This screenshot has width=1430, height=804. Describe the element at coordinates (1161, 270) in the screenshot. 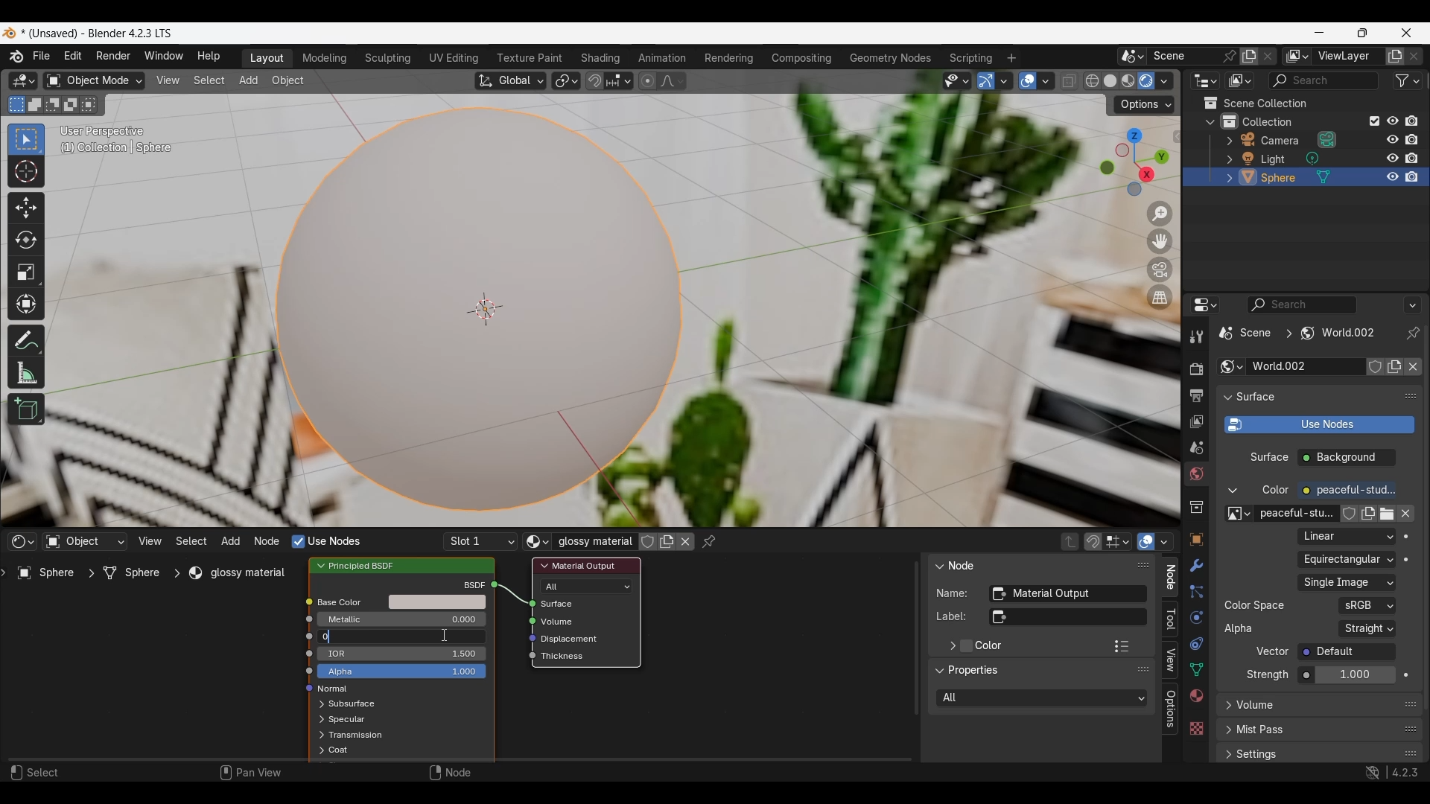

I see `Toggle the camera view` at that location.